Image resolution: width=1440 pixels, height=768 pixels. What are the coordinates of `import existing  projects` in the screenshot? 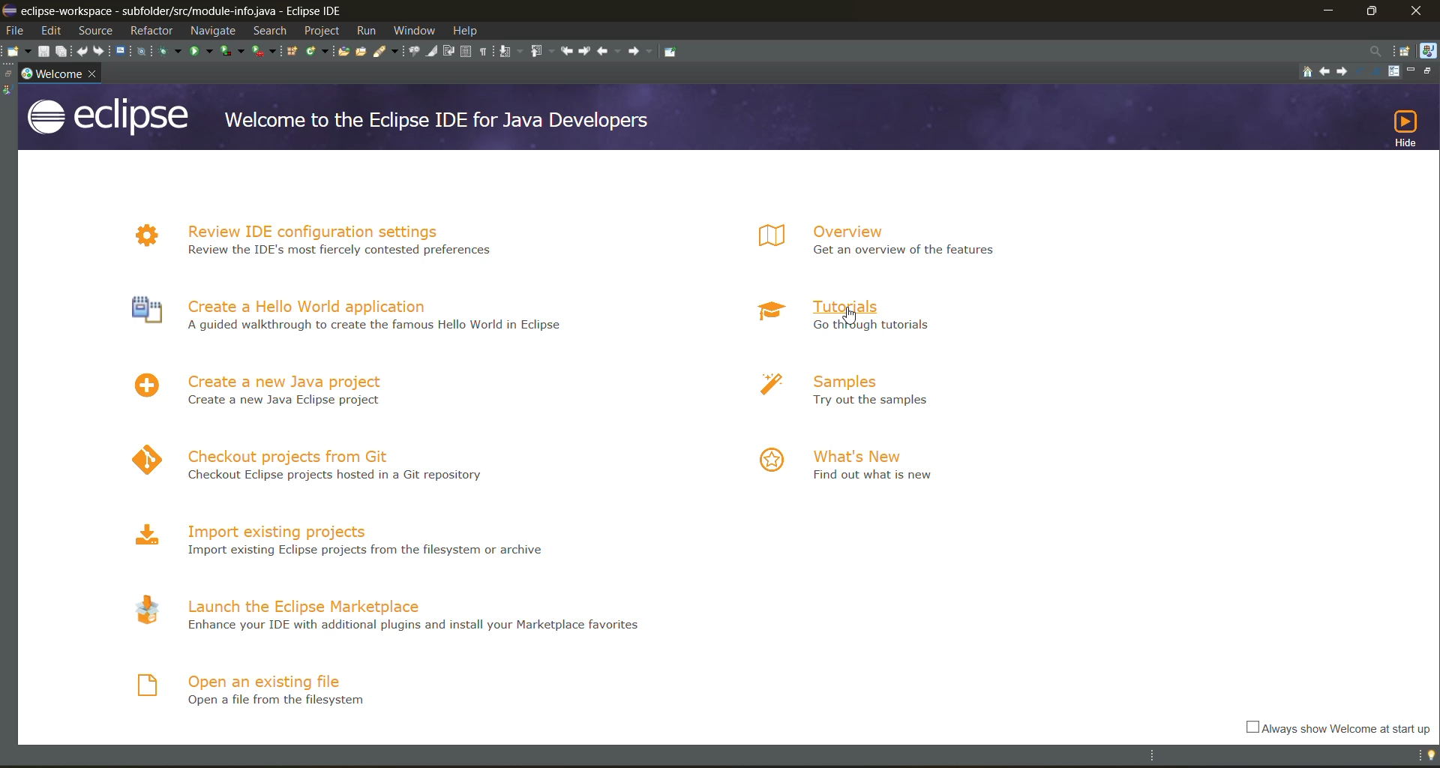 It's located at (346, 541).